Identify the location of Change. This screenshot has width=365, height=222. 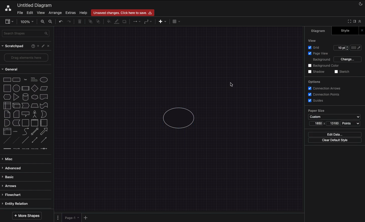
(347, 59).